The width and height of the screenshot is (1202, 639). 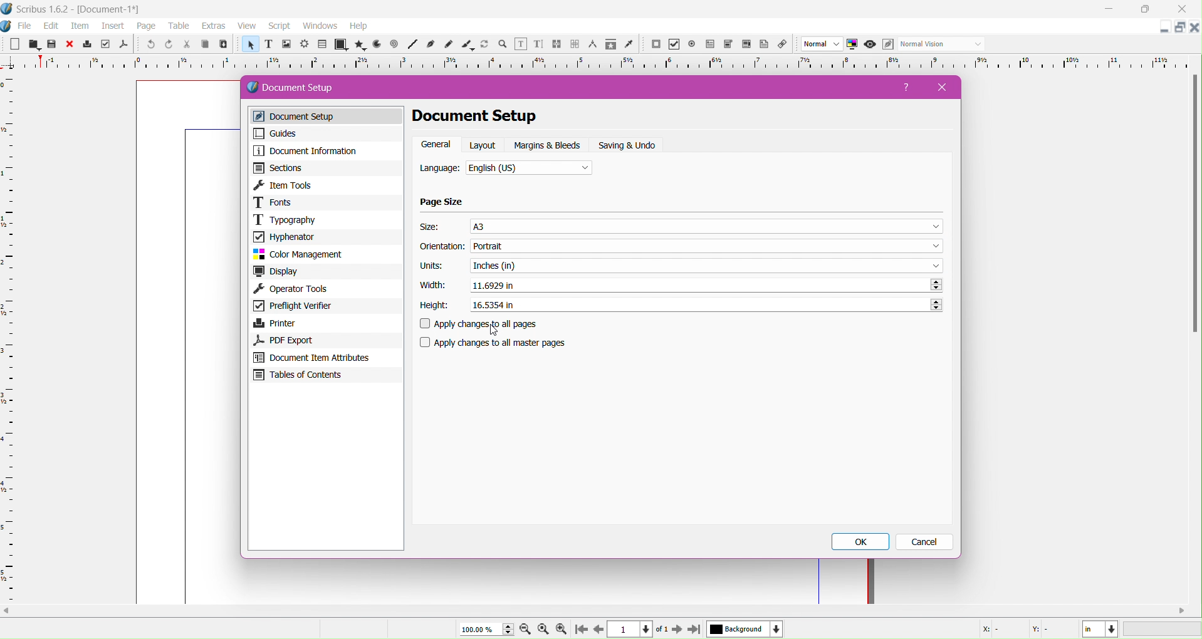 I want to click on Height, so click(x=434, y=306).